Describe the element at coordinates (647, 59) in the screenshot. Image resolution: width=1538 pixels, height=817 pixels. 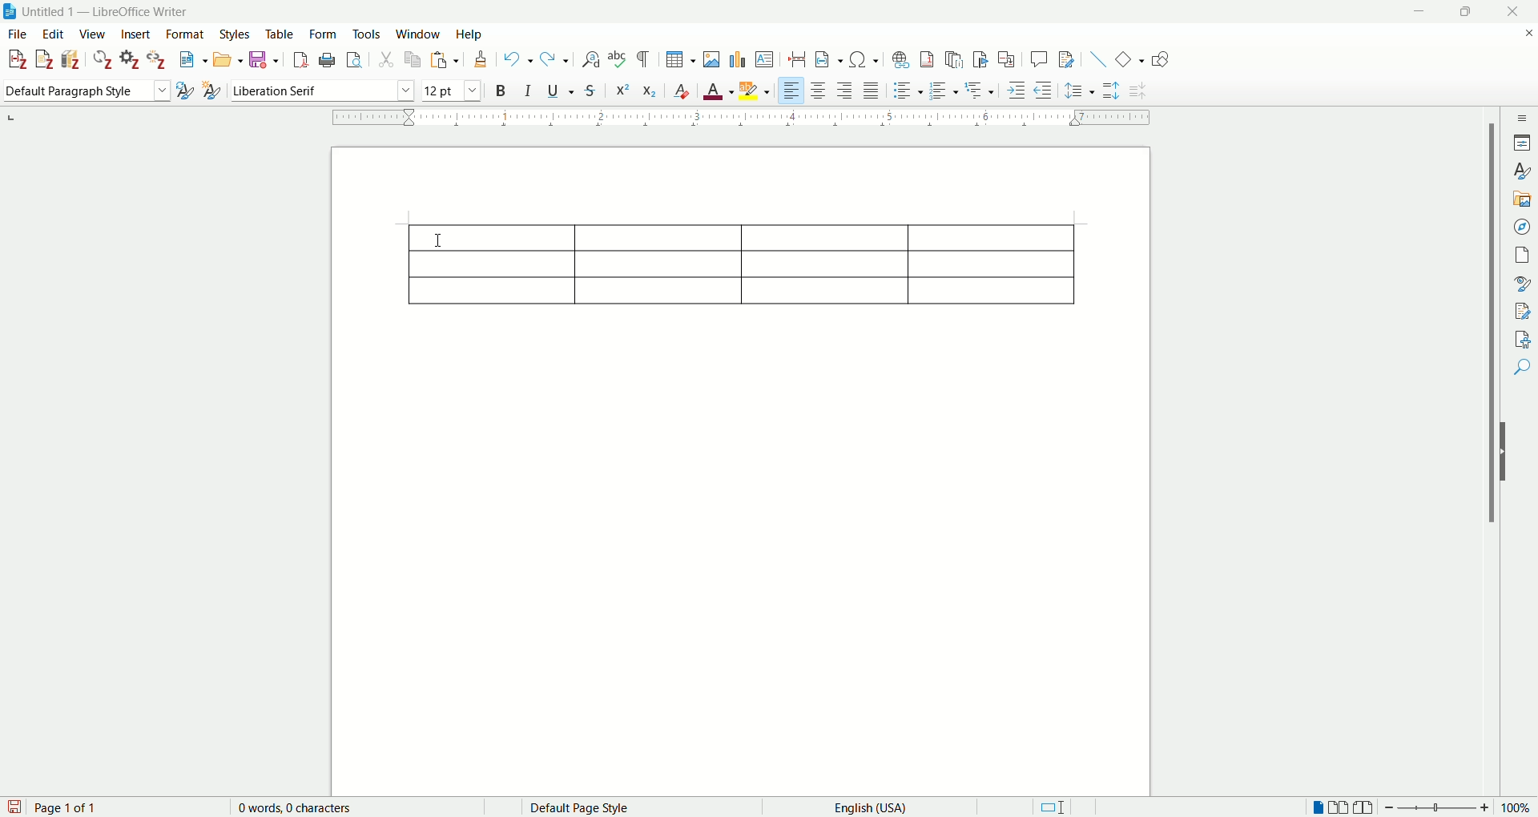
I see `formatting marks` at that location.